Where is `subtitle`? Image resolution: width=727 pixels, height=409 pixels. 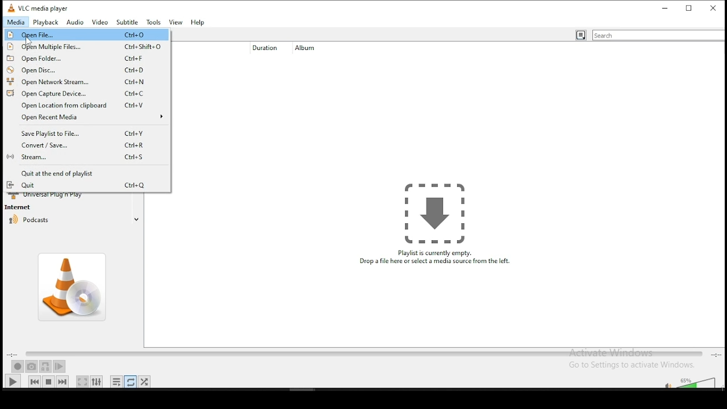
subtitle is located at coordinates (127, 22).